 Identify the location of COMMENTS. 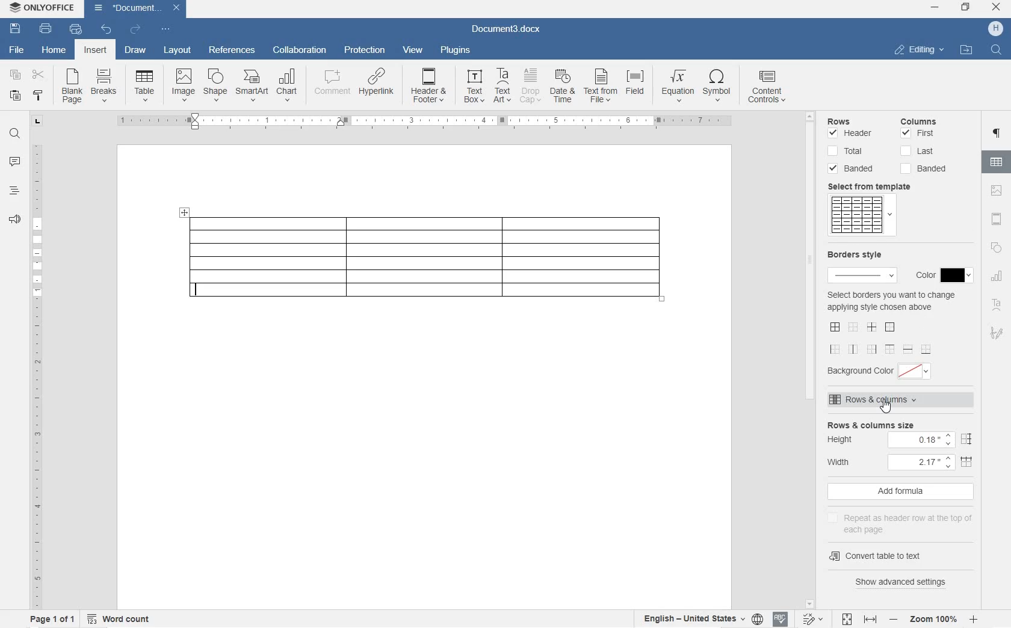
(16, 162).